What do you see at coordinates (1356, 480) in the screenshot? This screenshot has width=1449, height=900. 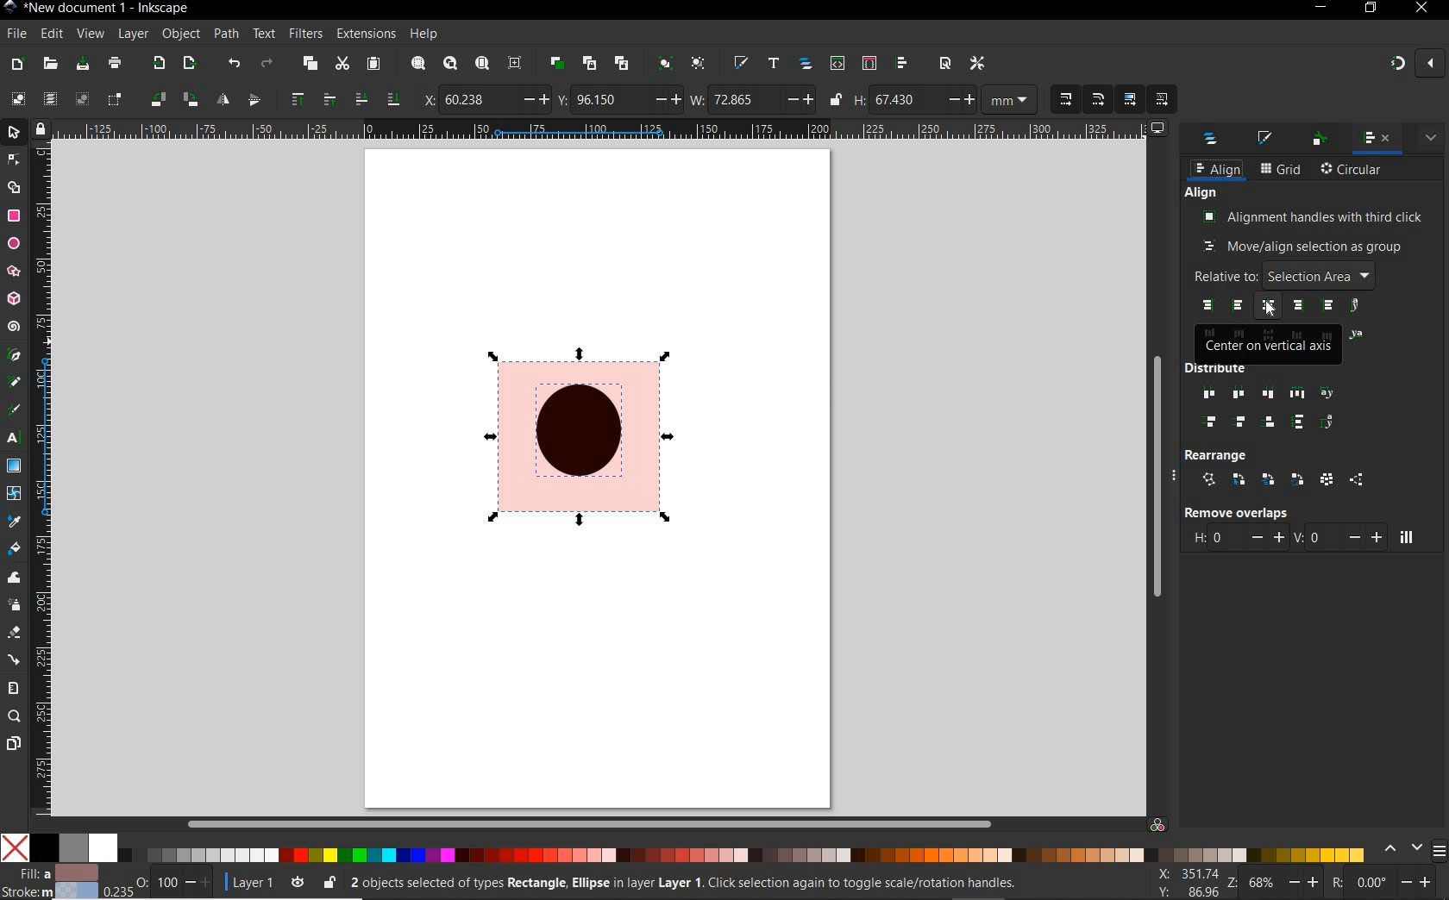 I see `UNCLUMP` at bounding box center [1356, 480].